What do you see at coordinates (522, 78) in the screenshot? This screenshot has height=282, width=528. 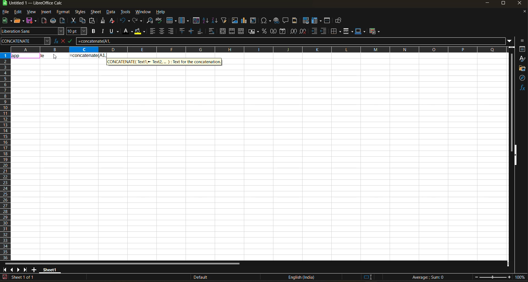 I see `navigator` at bounding box center [522, 78].